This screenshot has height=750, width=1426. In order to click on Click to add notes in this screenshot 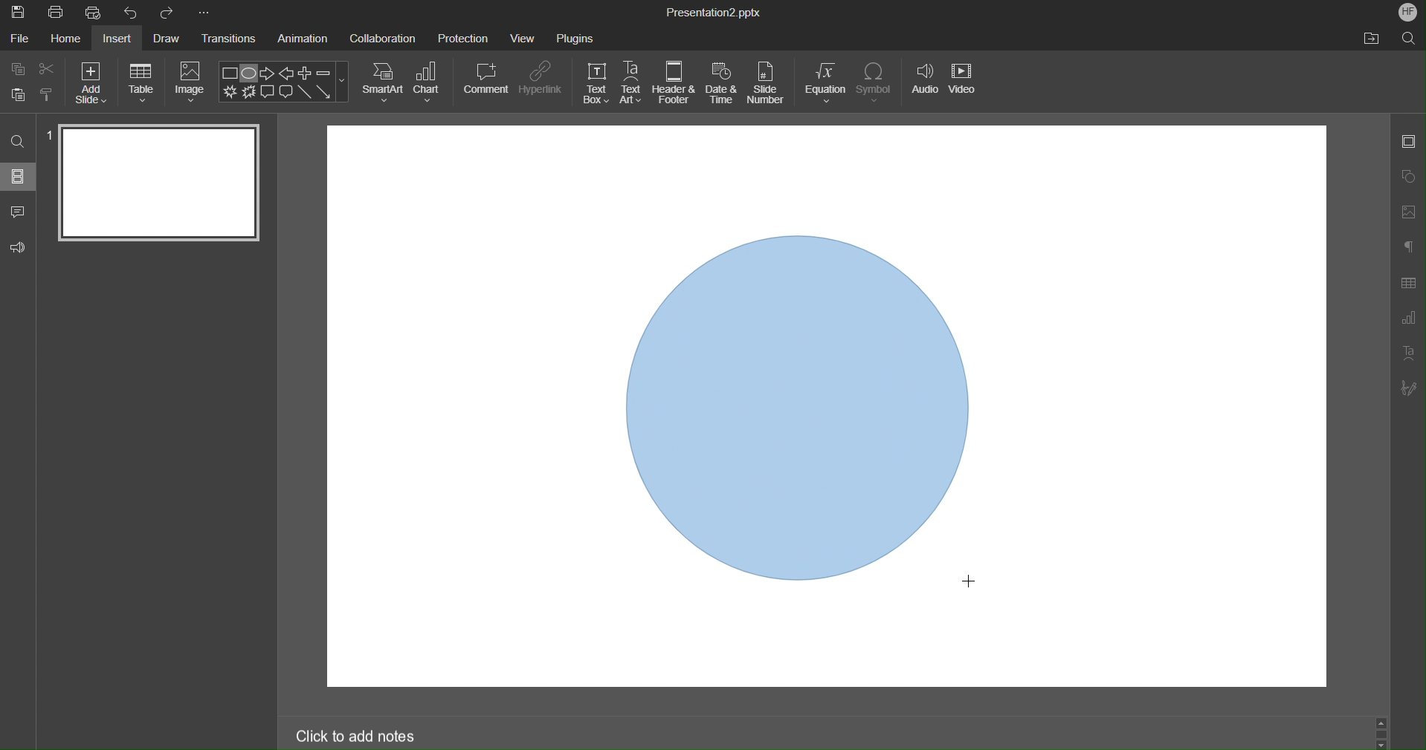, I will do `click(355, 737)`.